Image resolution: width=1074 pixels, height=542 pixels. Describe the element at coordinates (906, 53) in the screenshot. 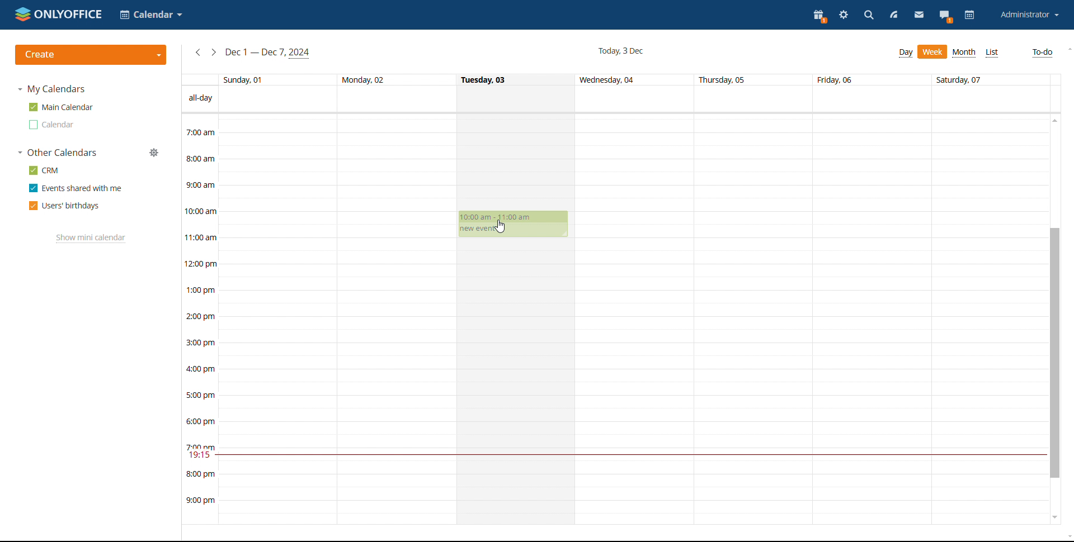

I see `Day` at that location.